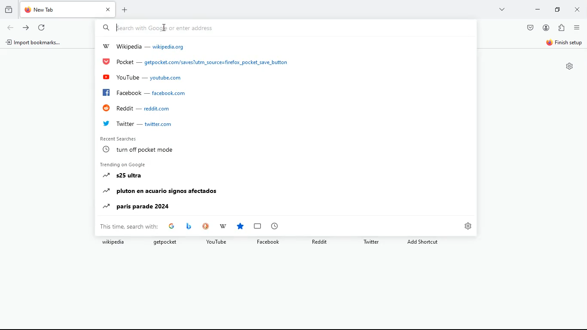 This screenshot has width=587, height=330. Describe the element at coordinates (135, 108) in the screenshot. I see `© Reddit — reddit.com` at that location.